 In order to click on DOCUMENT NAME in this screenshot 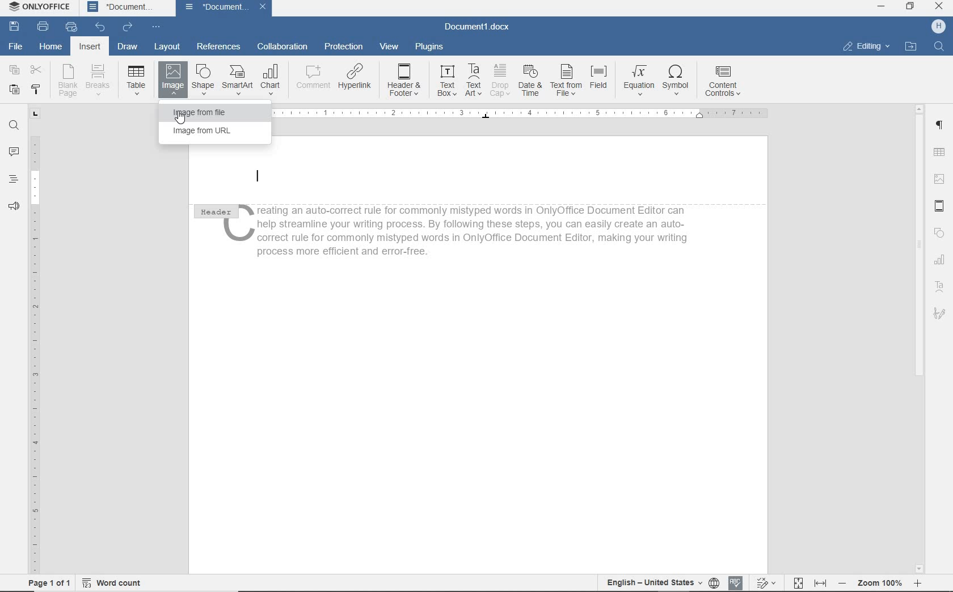, I will do `click(120, 7)`.